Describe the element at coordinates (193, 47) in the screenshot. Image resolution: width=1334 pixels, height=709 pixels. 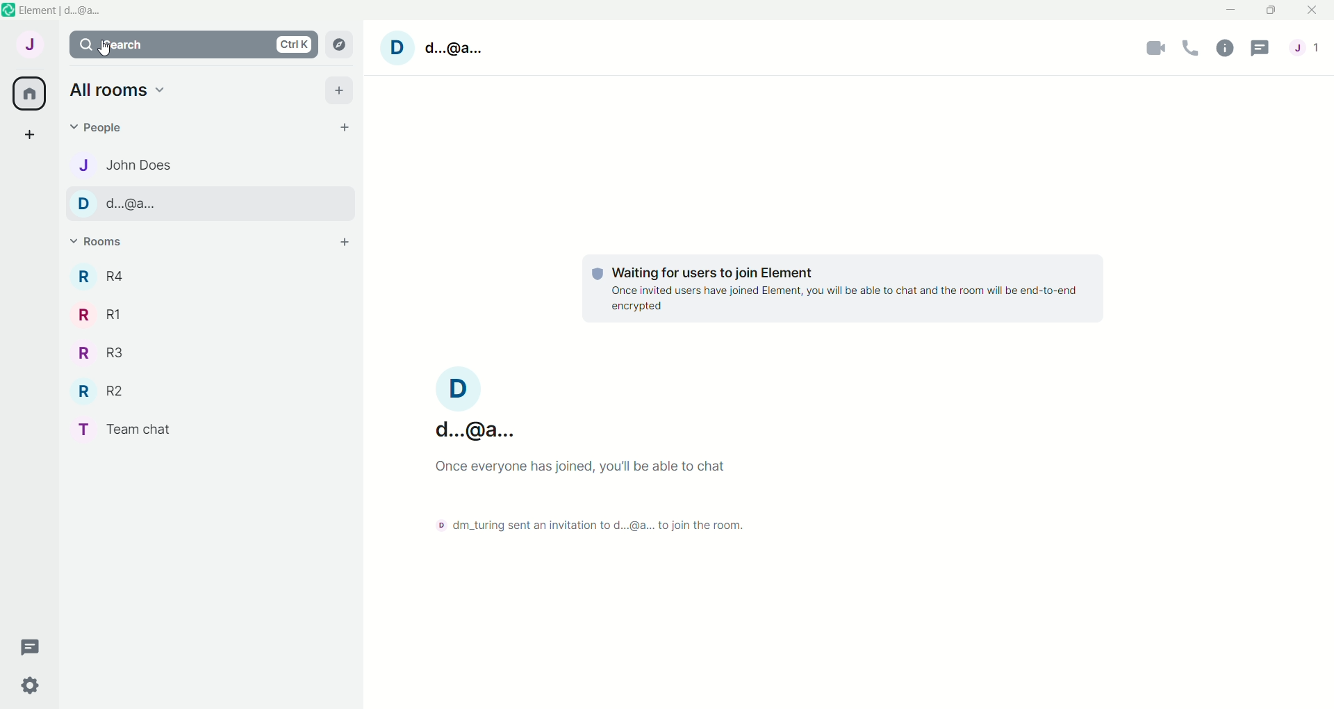
I see `search bar` at that location.